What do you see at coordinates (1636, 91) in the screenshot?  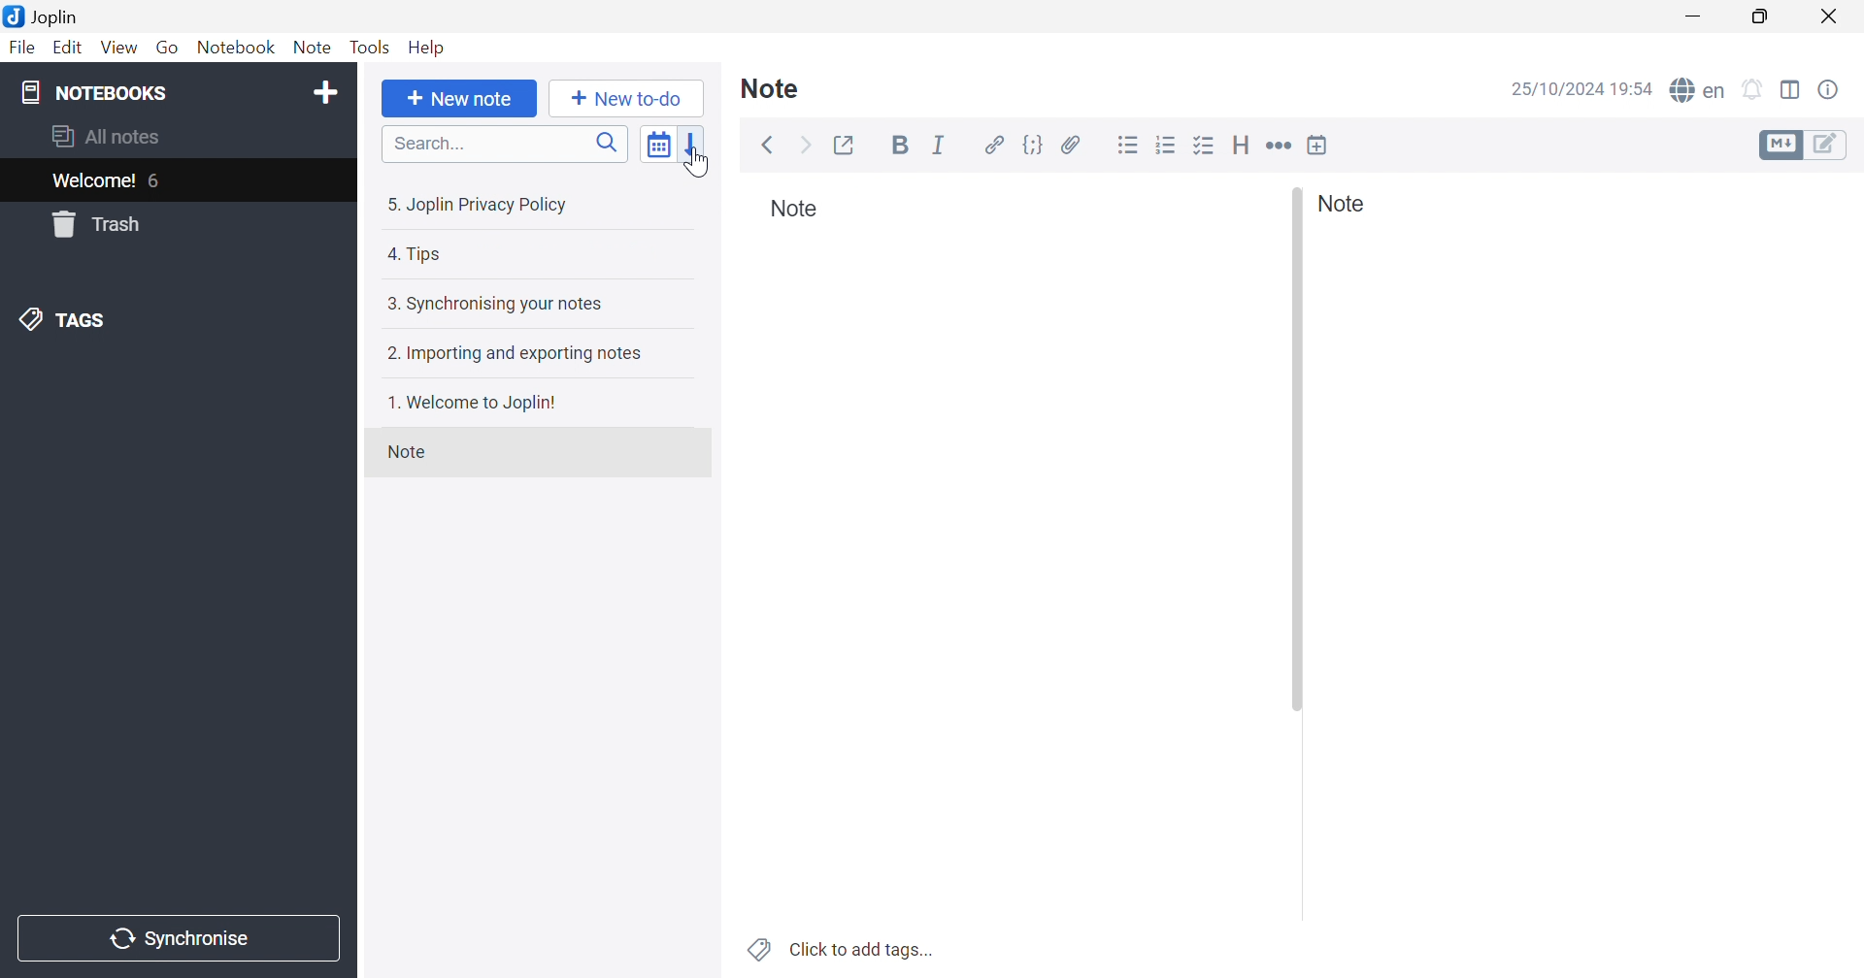 I see `19:54` at bounding box center [1636, 91].